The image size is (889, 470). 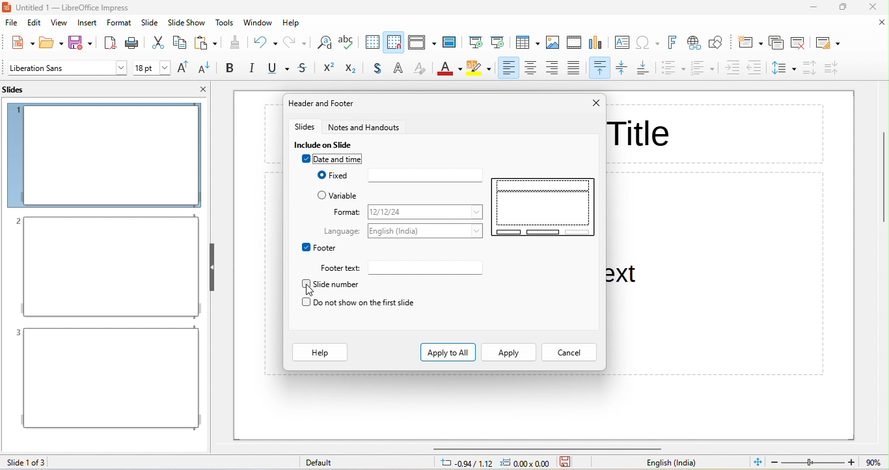 I want to click on table, so click(x=528, y=43).